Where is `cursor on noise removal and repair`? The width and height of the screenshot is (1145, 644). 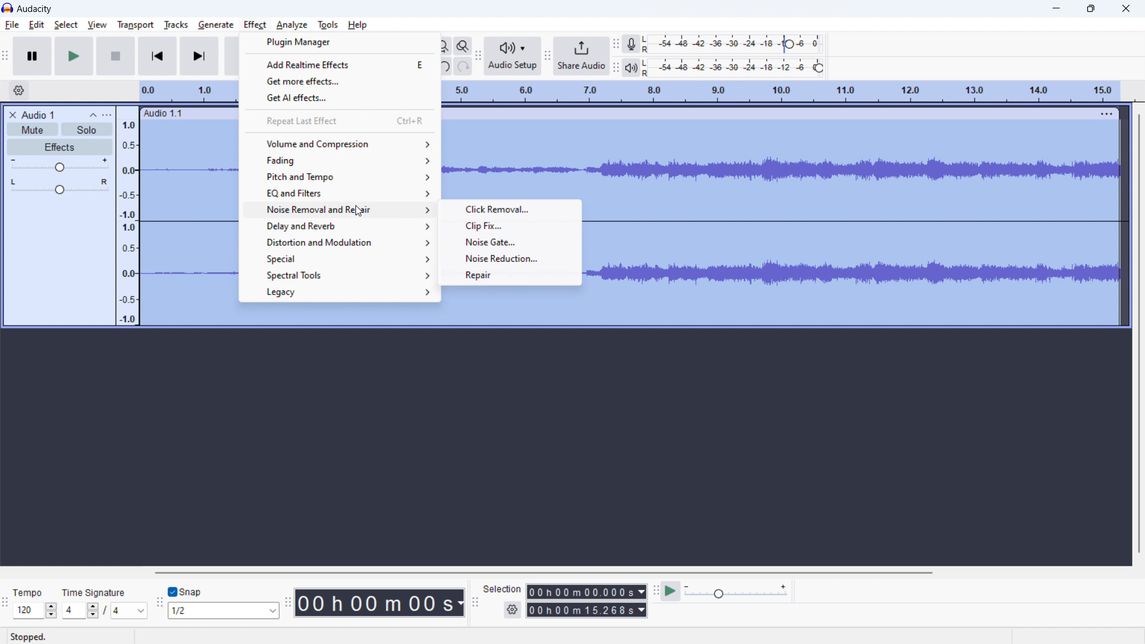 cursor on noise removal and repair is located at coordinates (358, 210).